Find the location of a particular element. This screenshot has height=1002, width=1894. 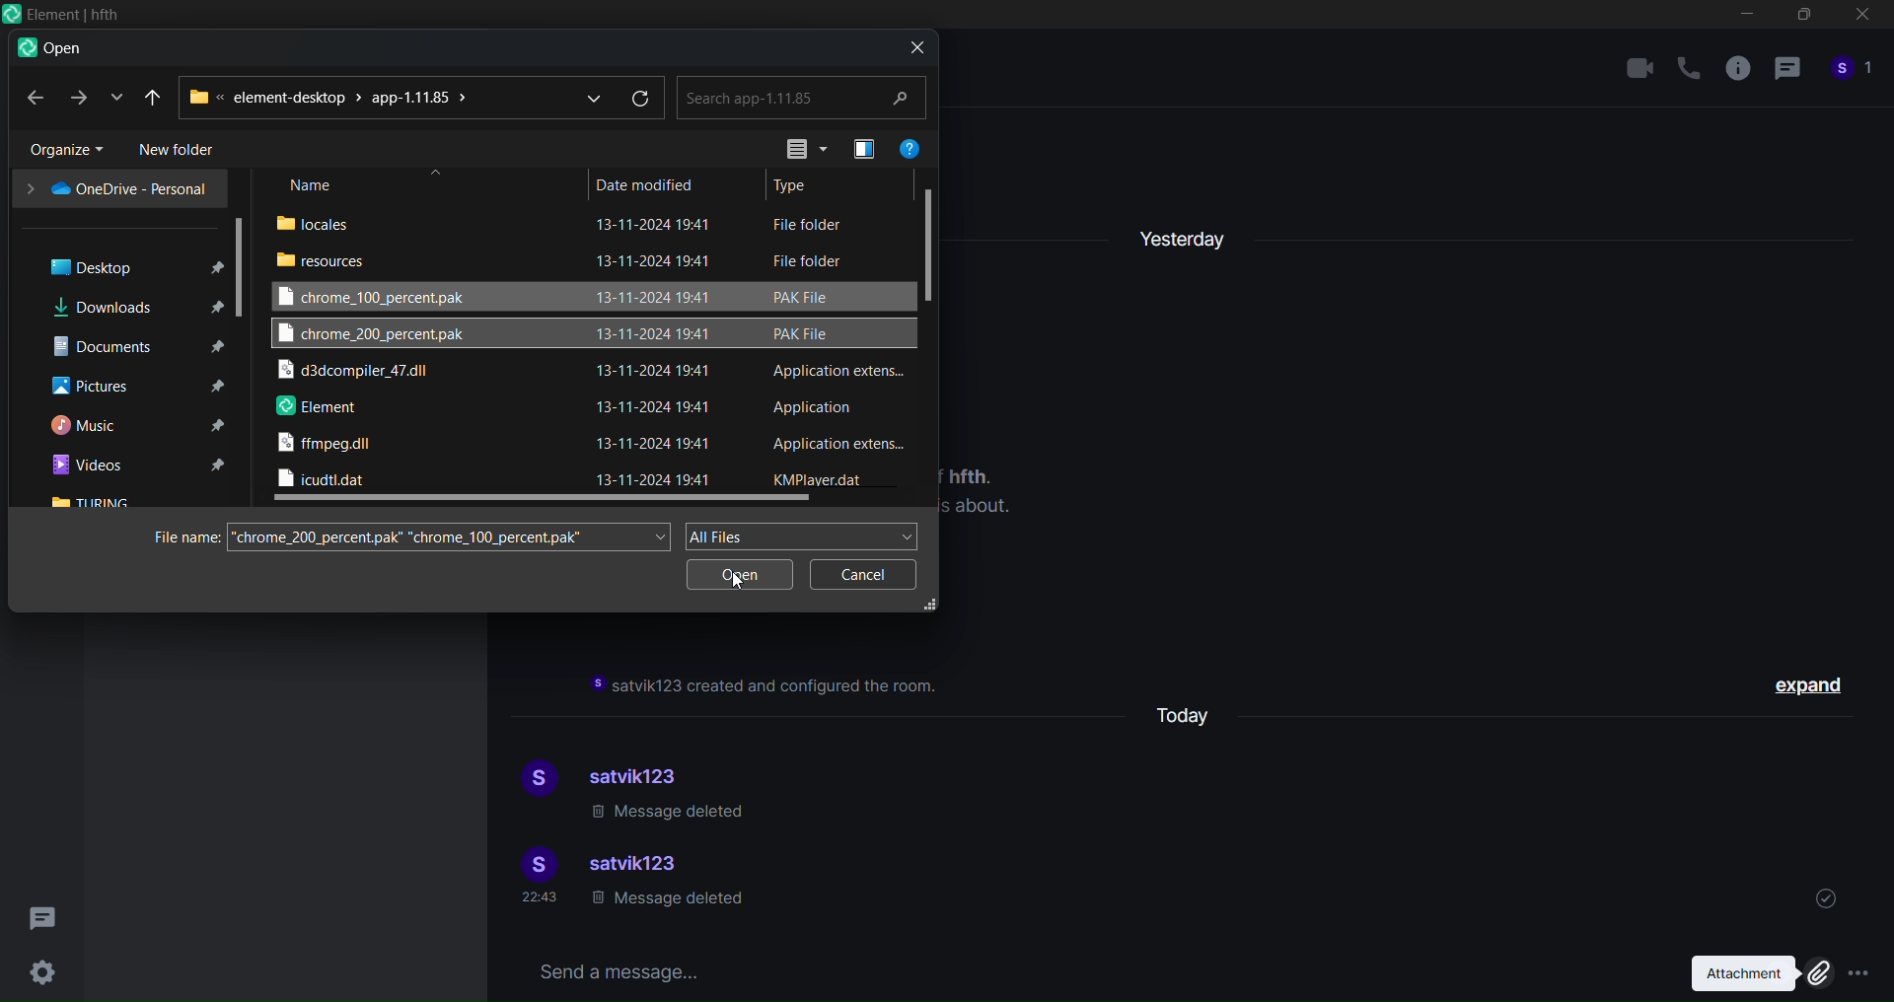

sent is located at coordinates (1826, 895).